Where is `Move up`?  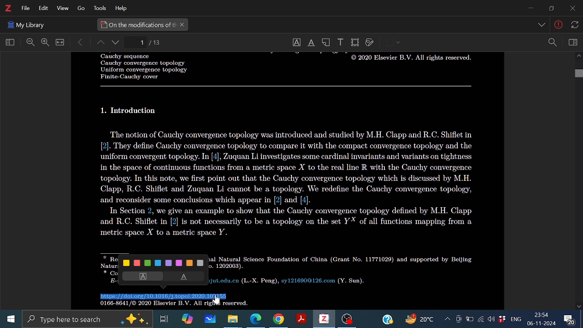 Move up is located at coordinates (578, 57).